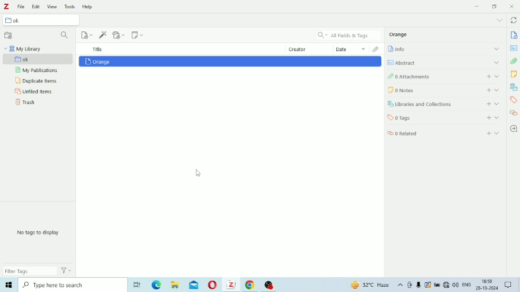  I want to click on Filter Tags, so click(30, 271).